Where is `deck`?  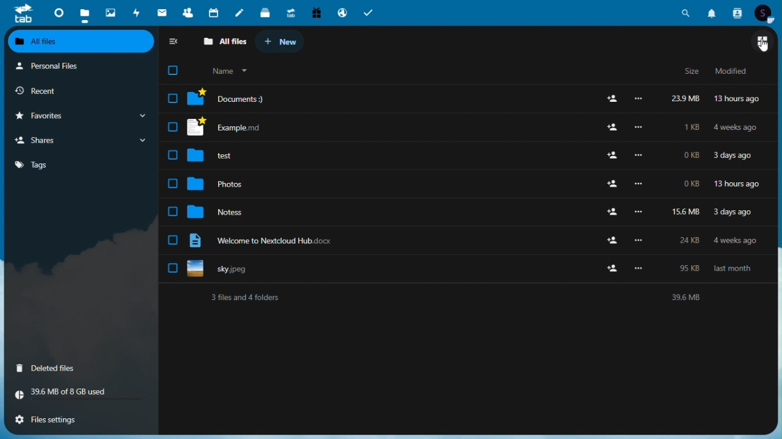 deck is located at coordinates (263, 12).